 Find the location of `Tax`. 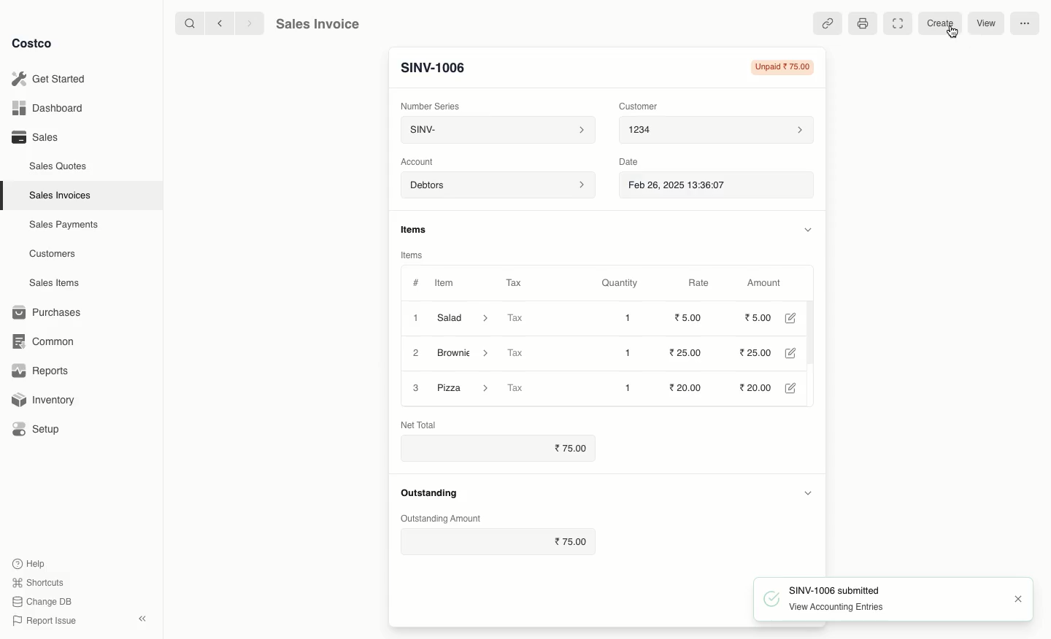

Tax is located at coordinates (536, 319).